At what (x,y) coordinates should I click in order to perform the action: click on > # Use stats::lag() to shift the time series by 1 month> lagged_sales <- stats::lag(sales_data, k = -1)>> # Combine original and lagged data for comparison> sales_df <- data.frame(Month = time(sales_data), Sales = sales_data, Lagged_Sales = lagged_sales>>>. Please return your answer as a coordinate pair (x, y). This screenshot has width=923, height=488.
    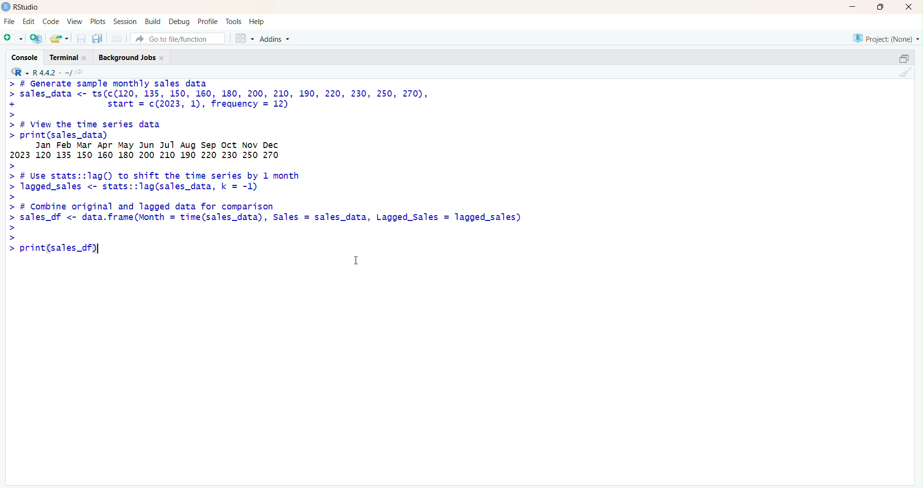
    Looking at the image, I should click on (265, 202).